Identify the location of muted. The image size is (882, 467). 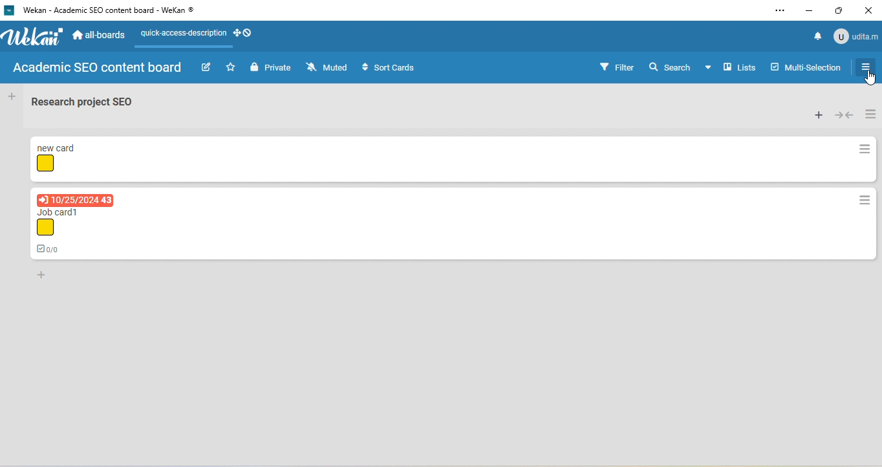
(327, 67).